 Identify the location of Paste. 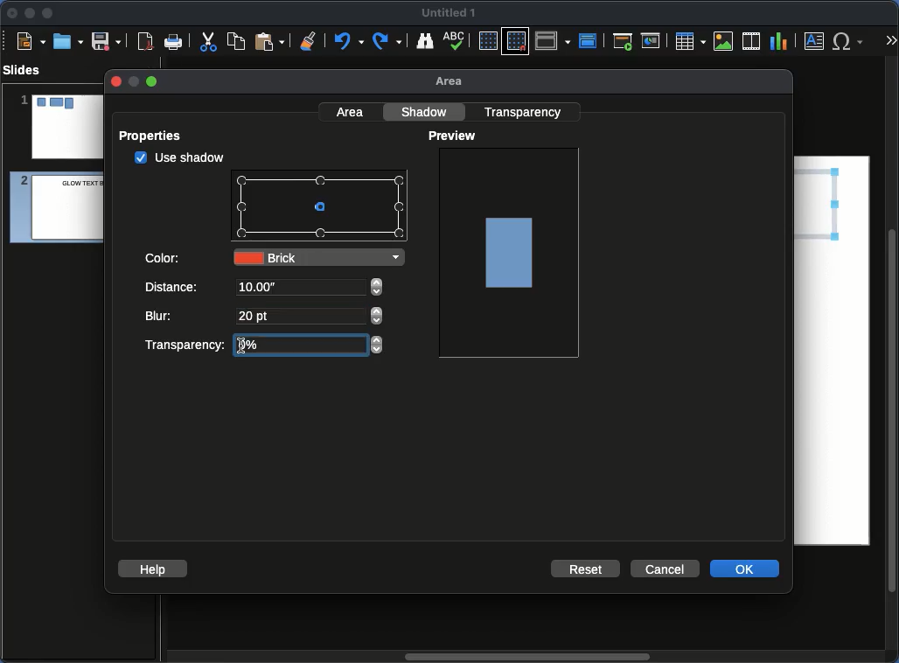
(269, 40).